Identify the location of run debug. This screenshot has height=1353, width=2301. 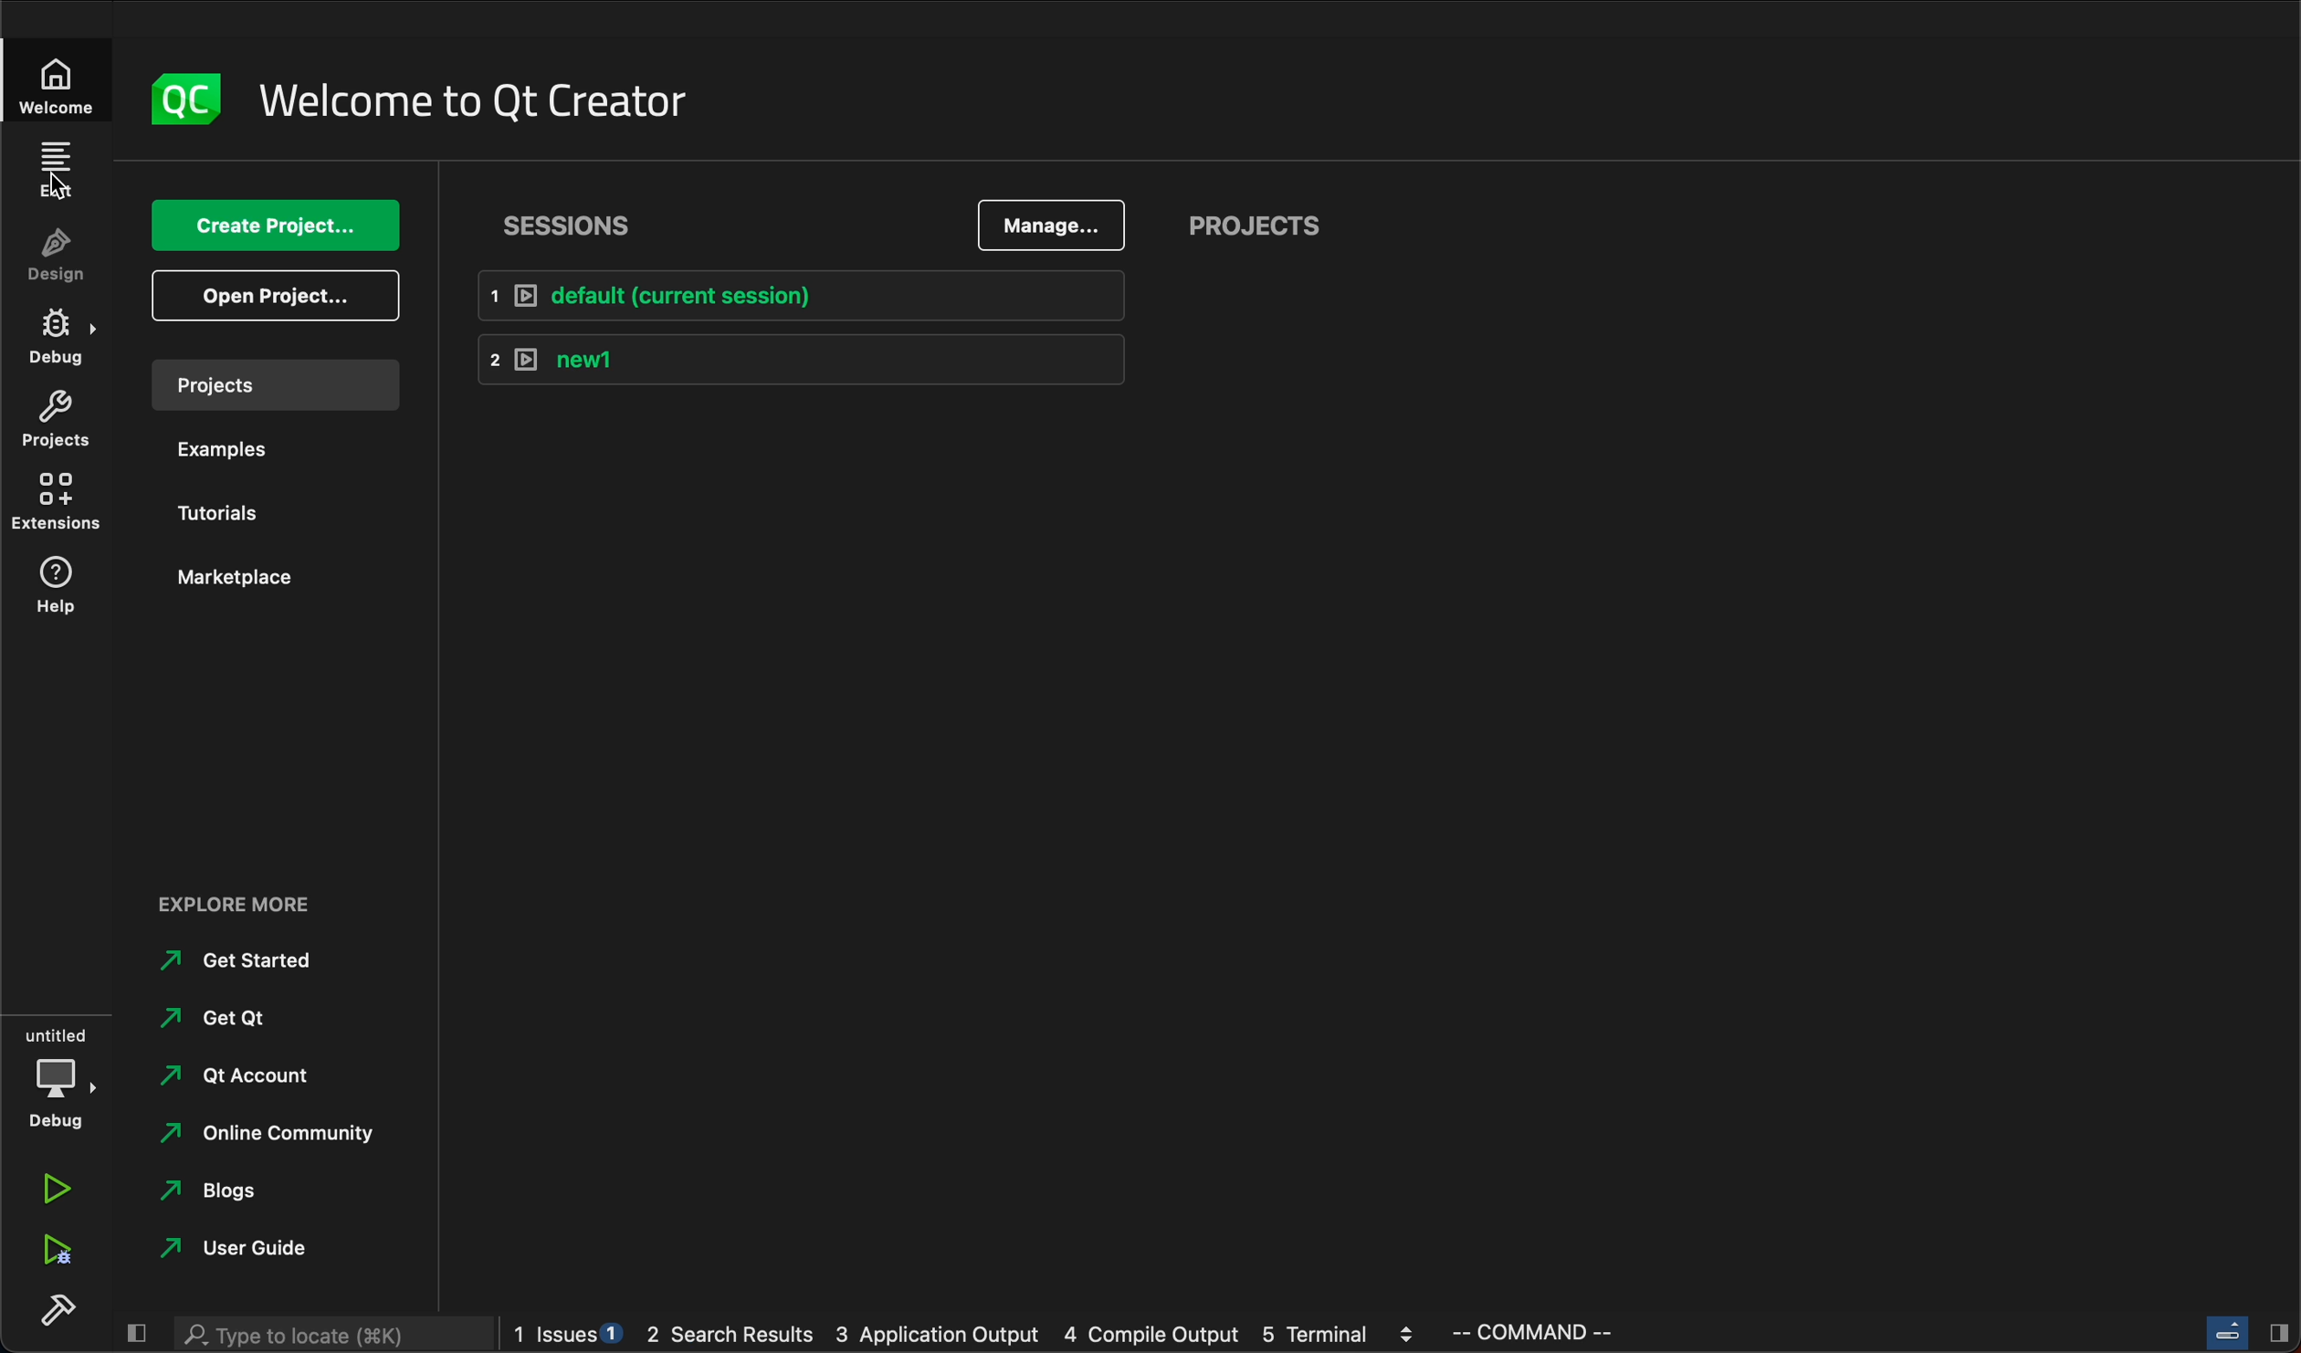
(54, 1253).